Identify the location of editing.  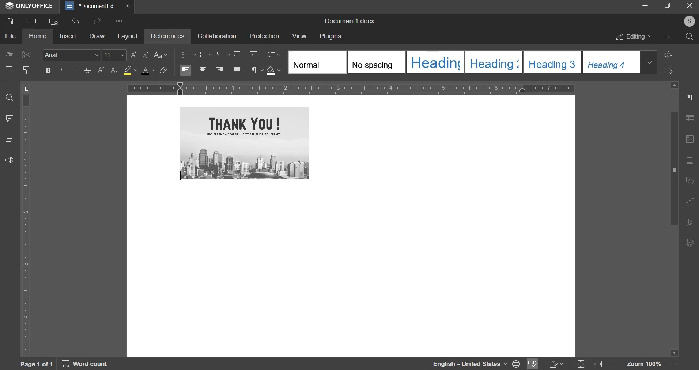
(634, 36).